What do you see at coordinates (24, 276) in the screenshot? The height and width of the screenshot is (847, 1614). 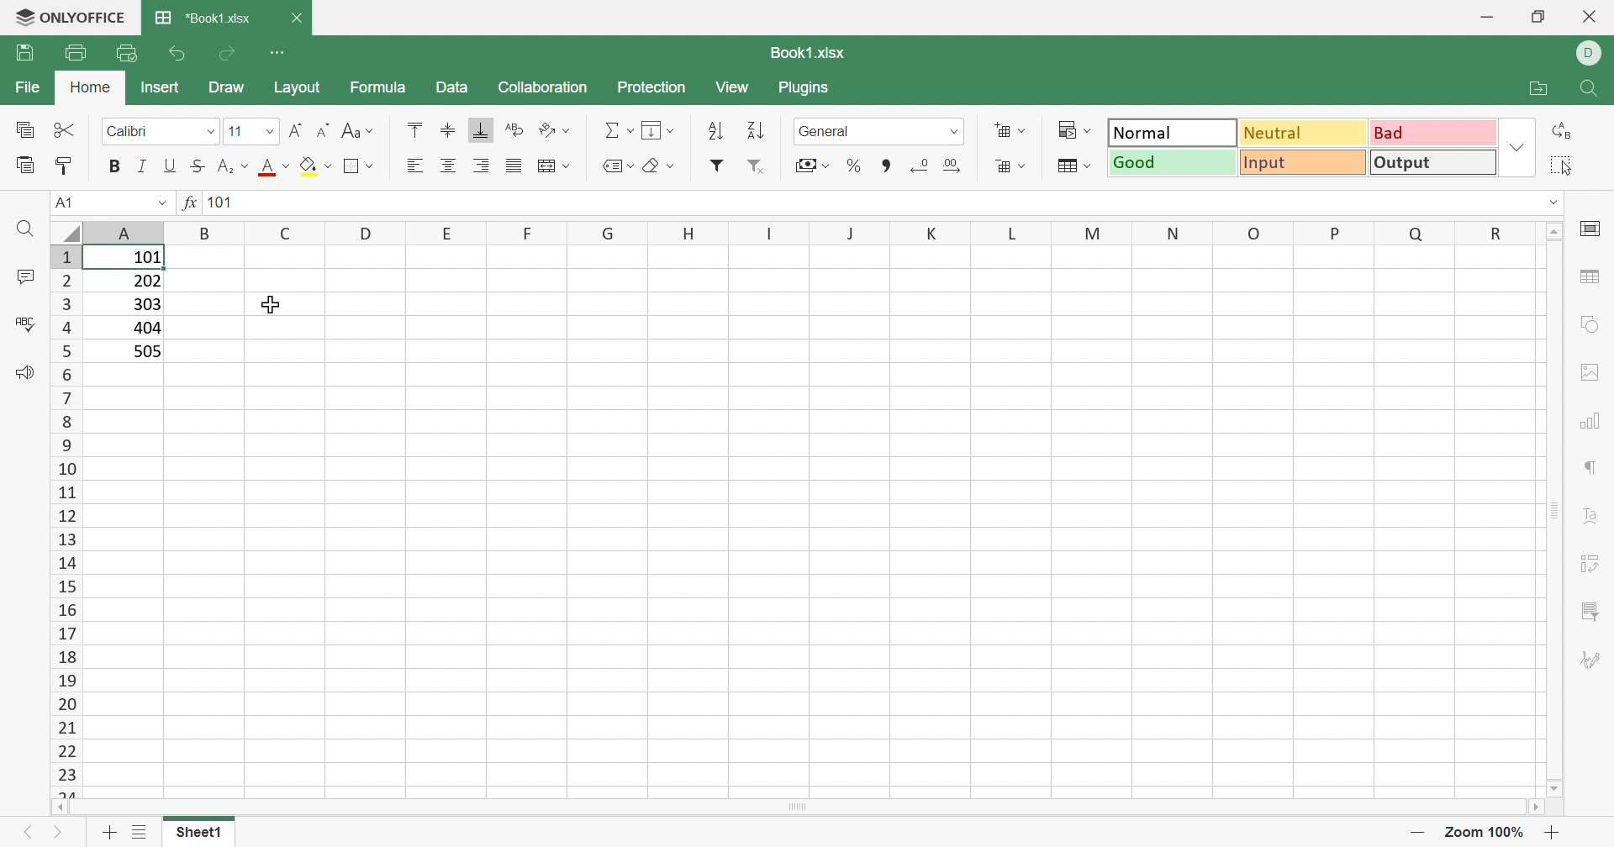 I see `comments` at bounding box center [24, 276].